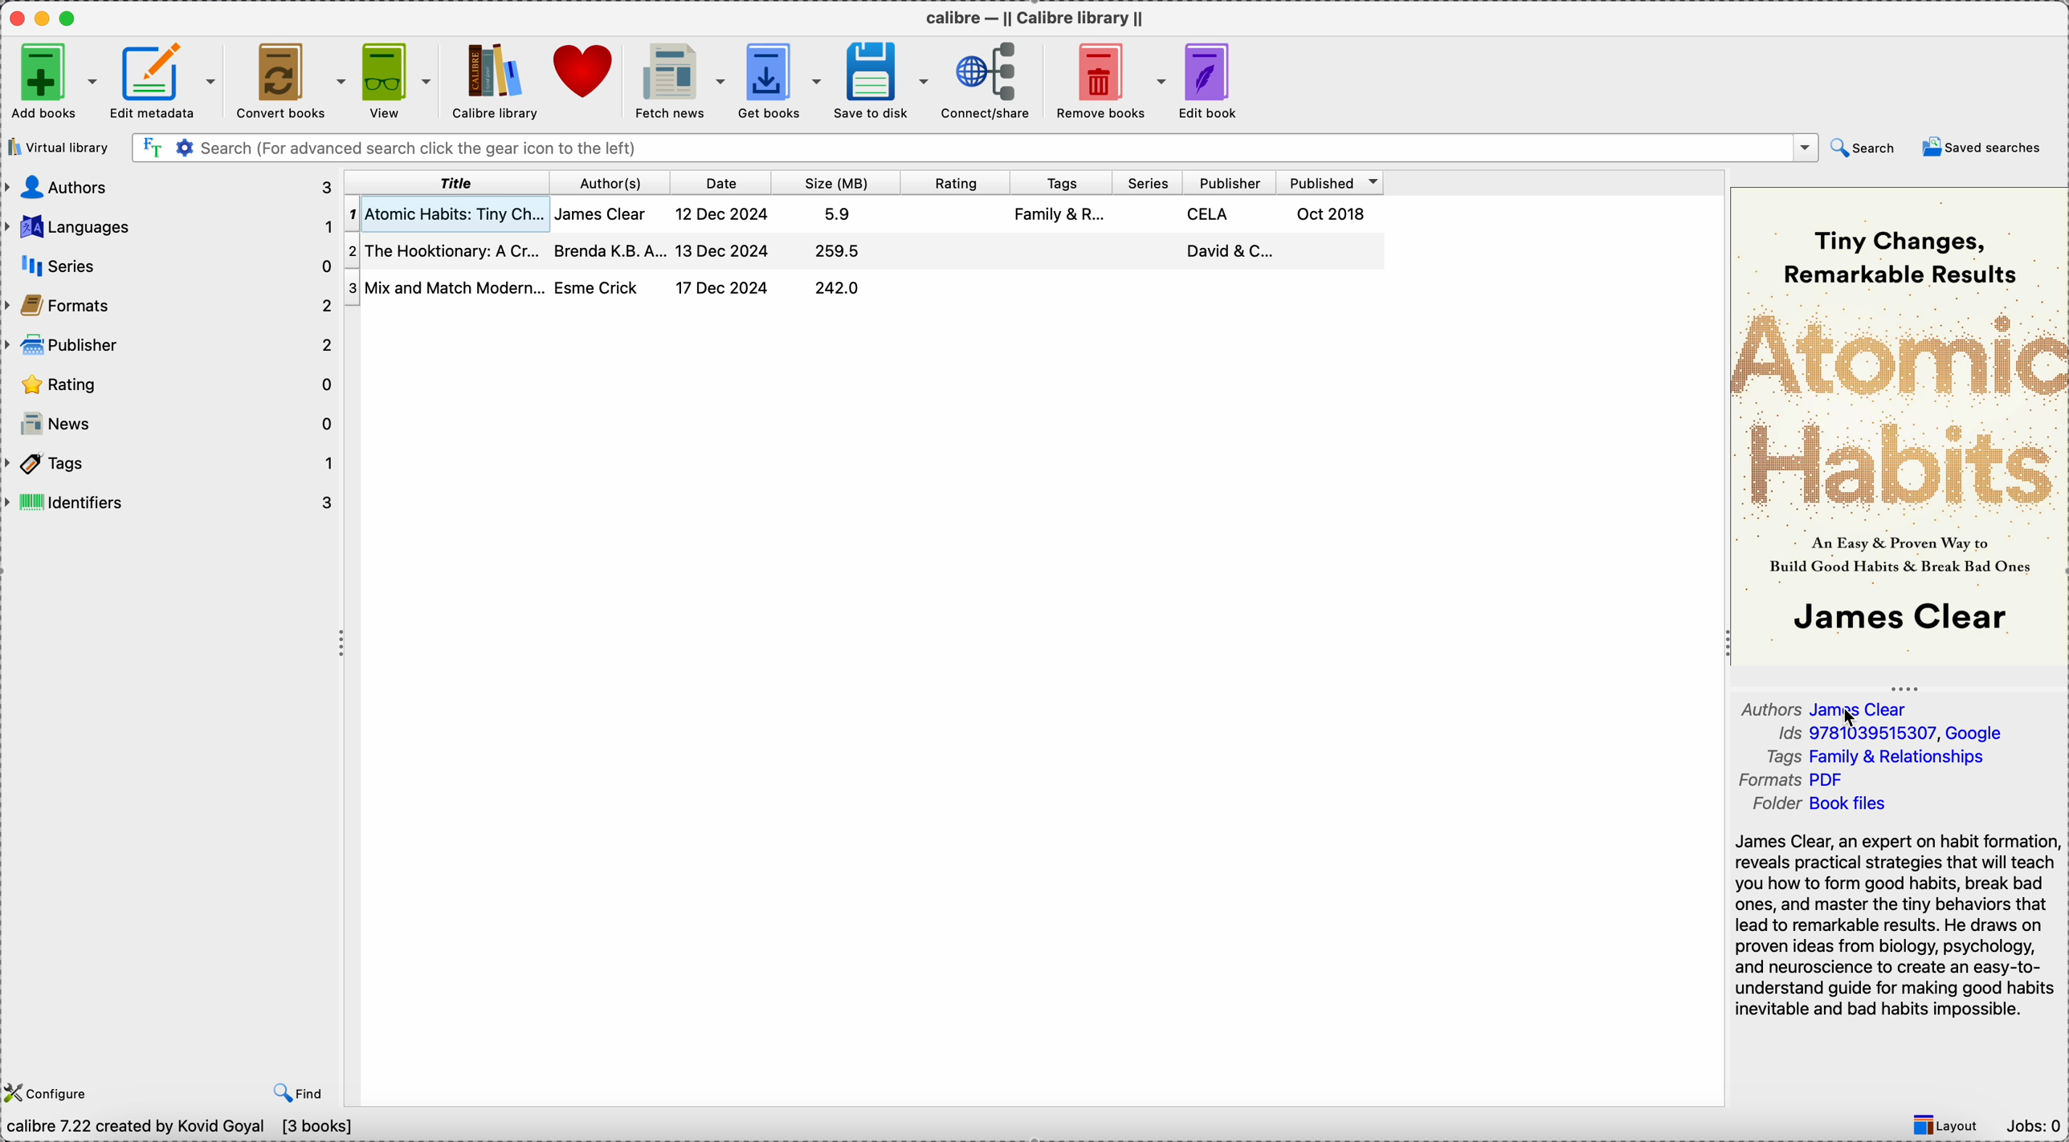 This screenshot has height=1142, width=2069. What do you see at coordinates (839, 287) in the screenshot?
I see `242.0` at bounding box center [839, 287].